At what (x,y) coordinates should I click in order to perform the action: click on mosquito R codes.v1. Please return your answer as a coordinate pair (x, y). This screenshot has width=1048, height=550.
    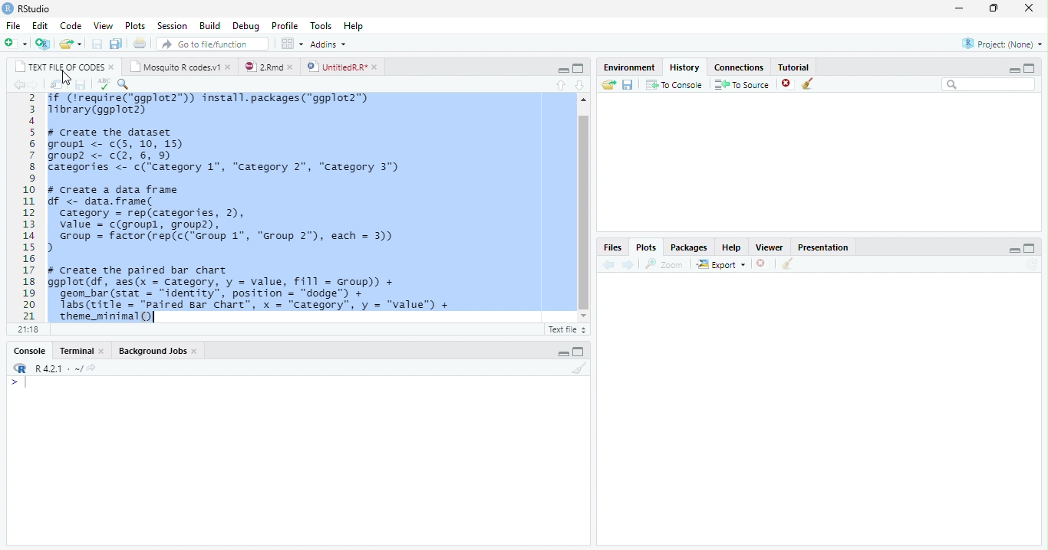
    Looking at the image, I should click on (176, 67).